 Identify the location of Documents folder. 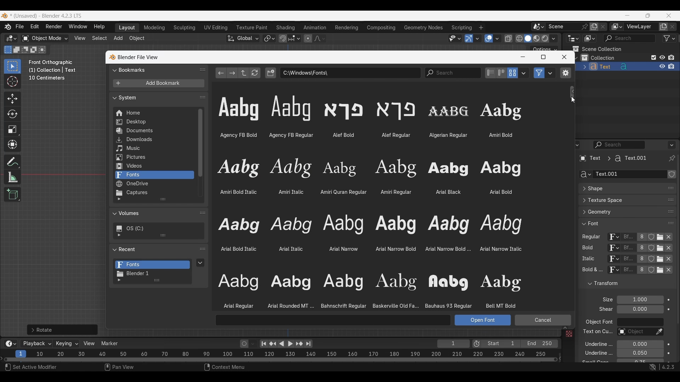
(154, 131).